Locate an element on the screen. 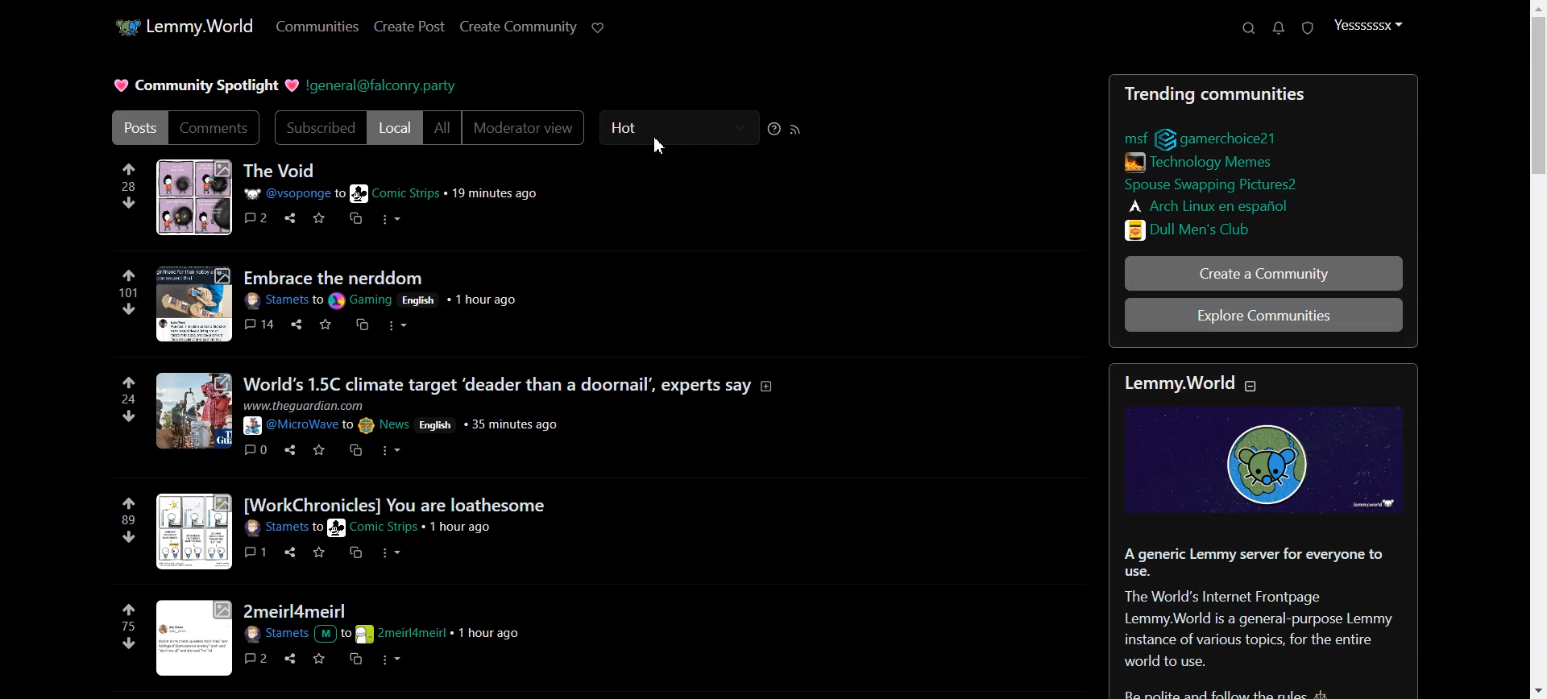 The height and width of the screenshot is (699, 1547). All is located at coordinates (442, 129).